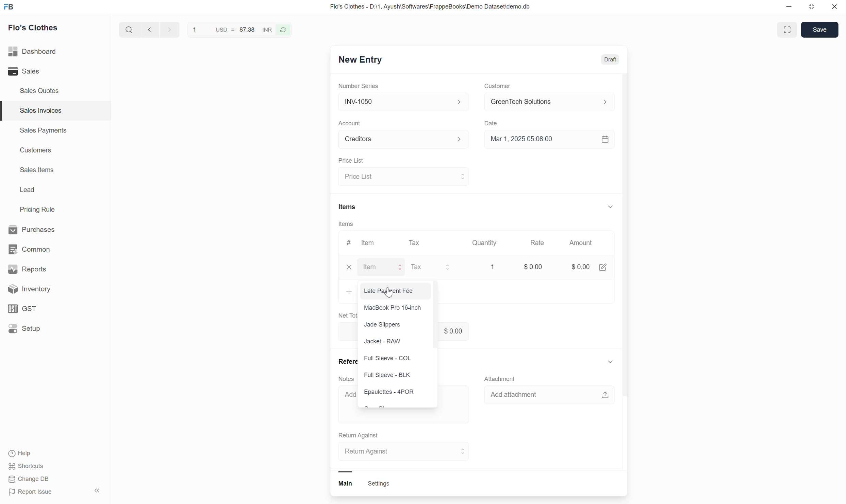 The width and height of the screenshot is (846, 504). What do you see at coordinates (472, 331) in the screenshot?
I see `net total input box` at bounding box center [472, 331].